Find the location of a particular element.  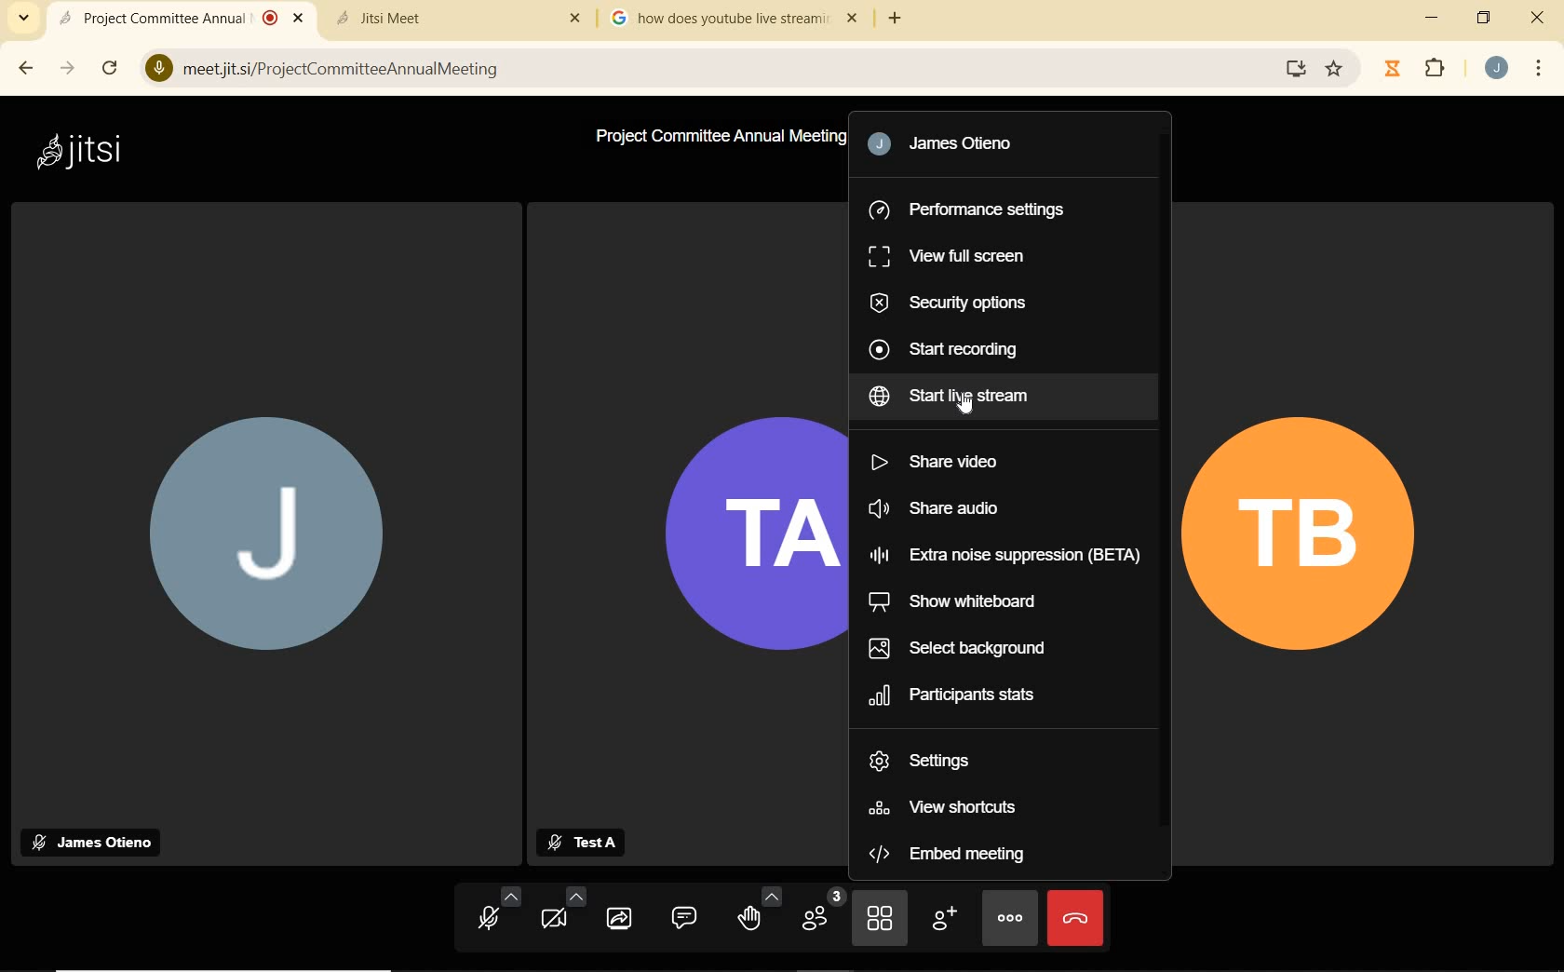

timer is located at coordinates (1393, 68).